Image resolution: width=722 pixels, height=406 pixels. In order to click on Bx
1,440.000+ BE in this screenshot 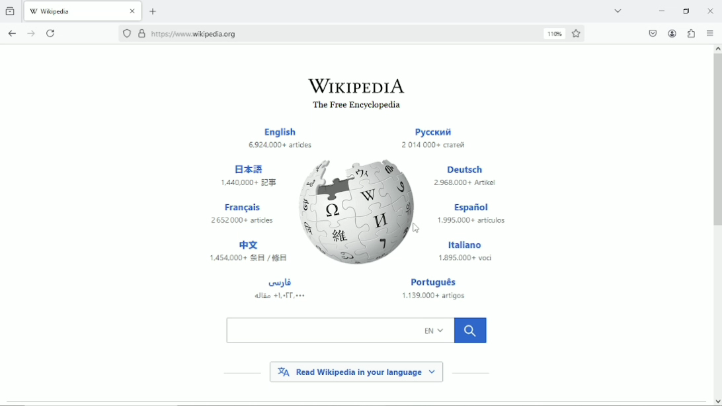, I will do `click(251, 174)`.